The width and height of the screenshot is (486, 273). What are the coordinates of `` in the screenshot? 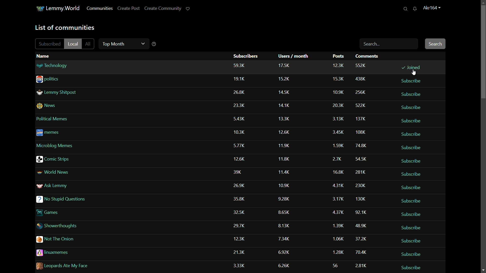 It's located at (91, 212).